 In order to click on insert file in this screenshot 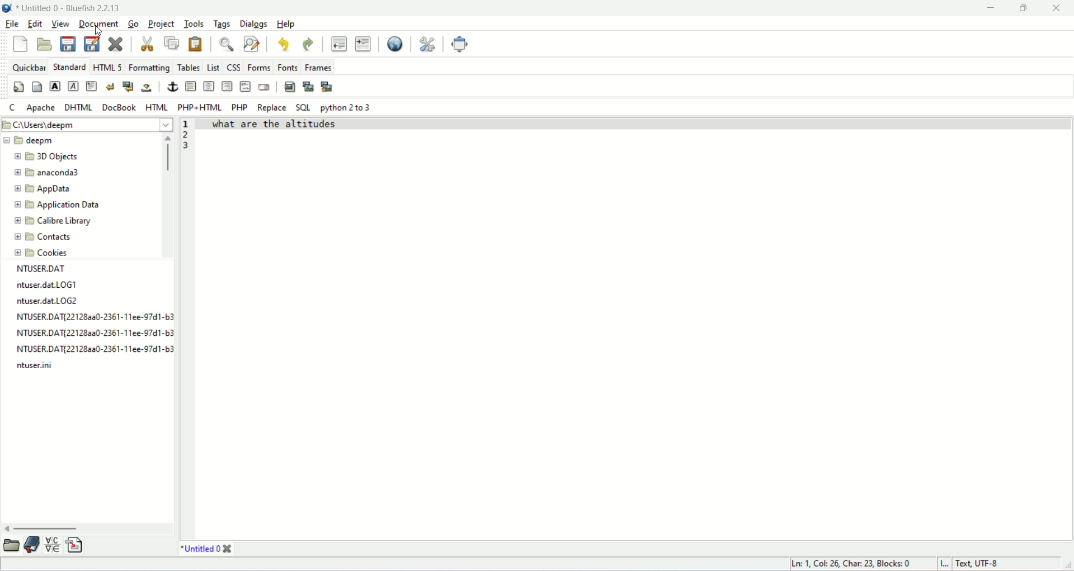, I will do `click(76, 544)`.